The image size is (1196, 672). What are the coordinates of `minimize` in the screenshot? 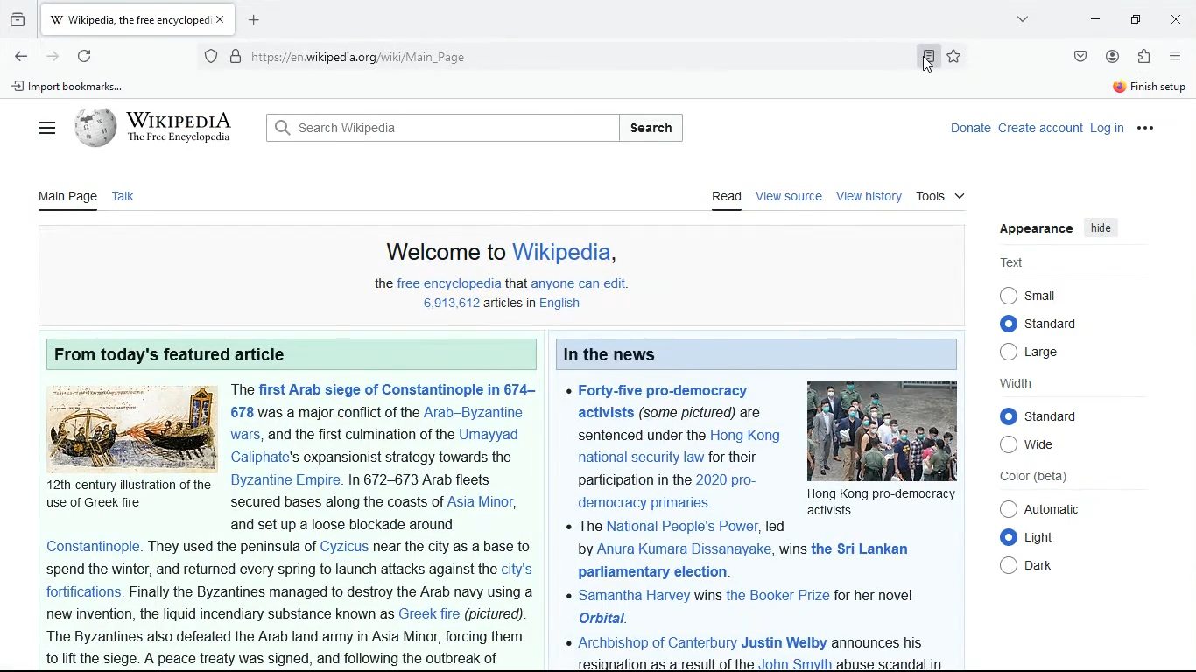 It's located at (1092, 19).